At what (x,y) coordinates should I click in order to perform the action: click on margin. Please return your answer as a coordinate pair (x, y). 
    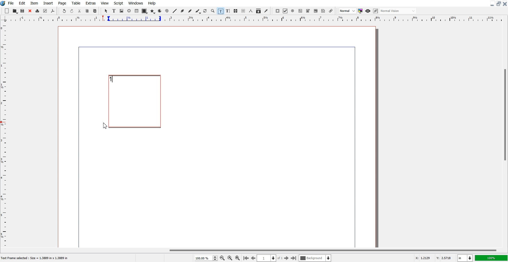
    Looking at the image, I should click on (78, 148).